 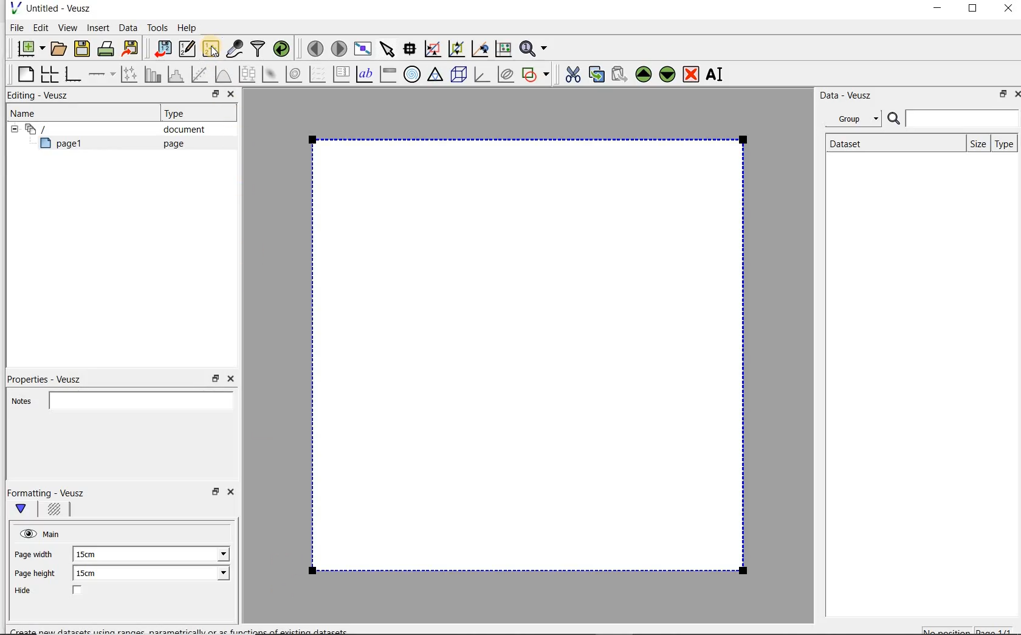 I want to click on Tools, so click(x=156, y=28).